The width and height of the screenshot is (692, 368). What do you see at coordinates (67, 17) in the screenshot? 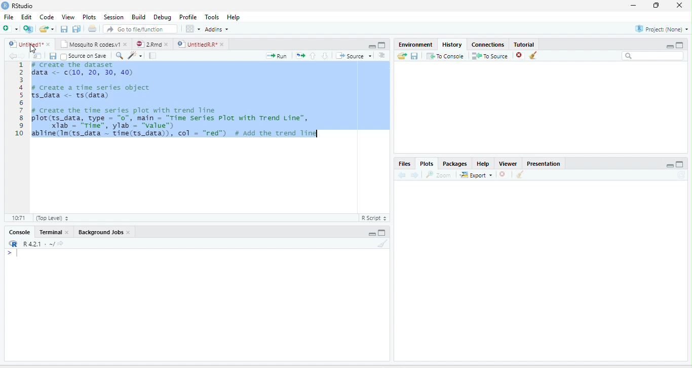
I see `View` at bounding box center [67, 17].